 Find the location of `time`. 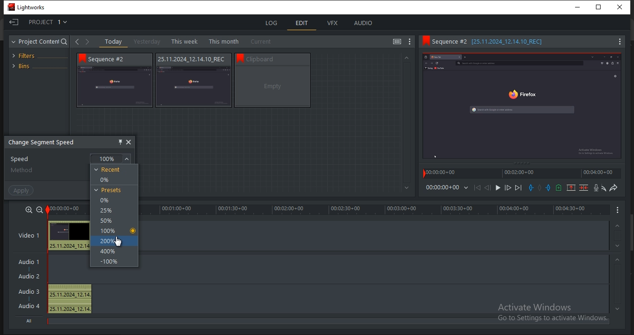

time is located at coordinates (442, 187).